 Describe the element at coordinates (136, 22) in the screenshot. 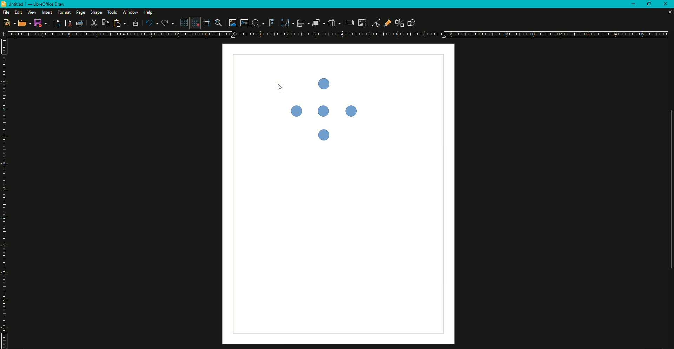

I see `Clone Formatting` at that location.